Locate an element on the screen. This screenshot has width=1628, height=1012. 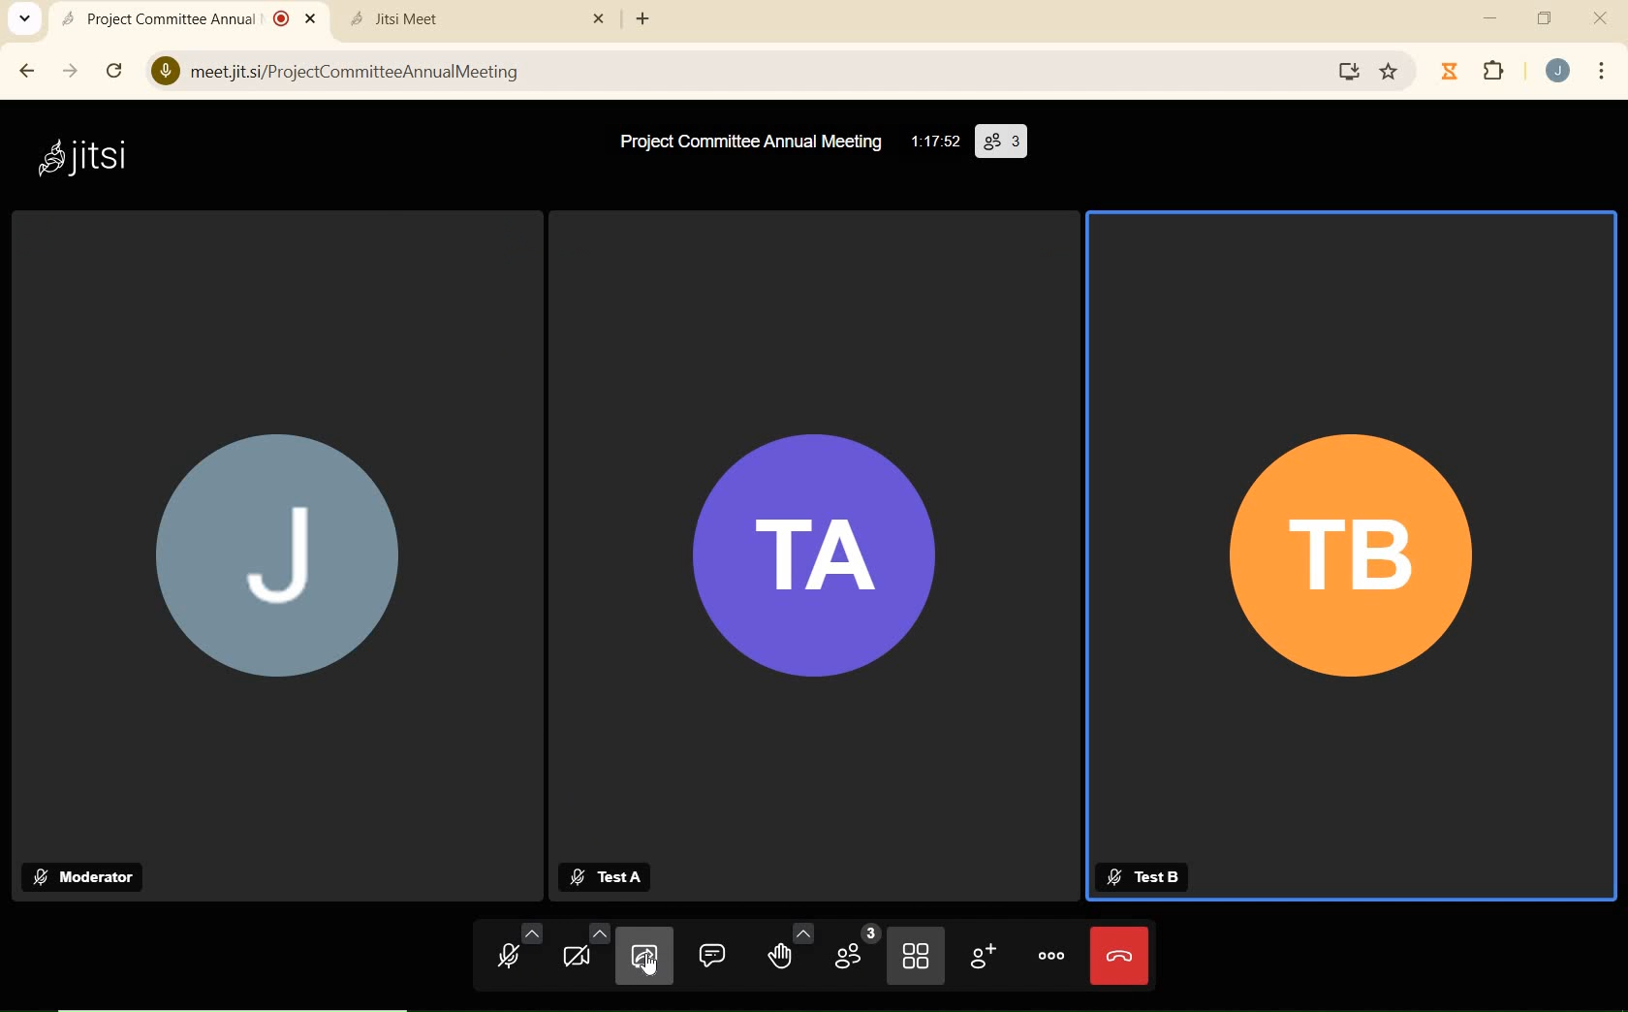
share screen is located at coordinates (642, 959).